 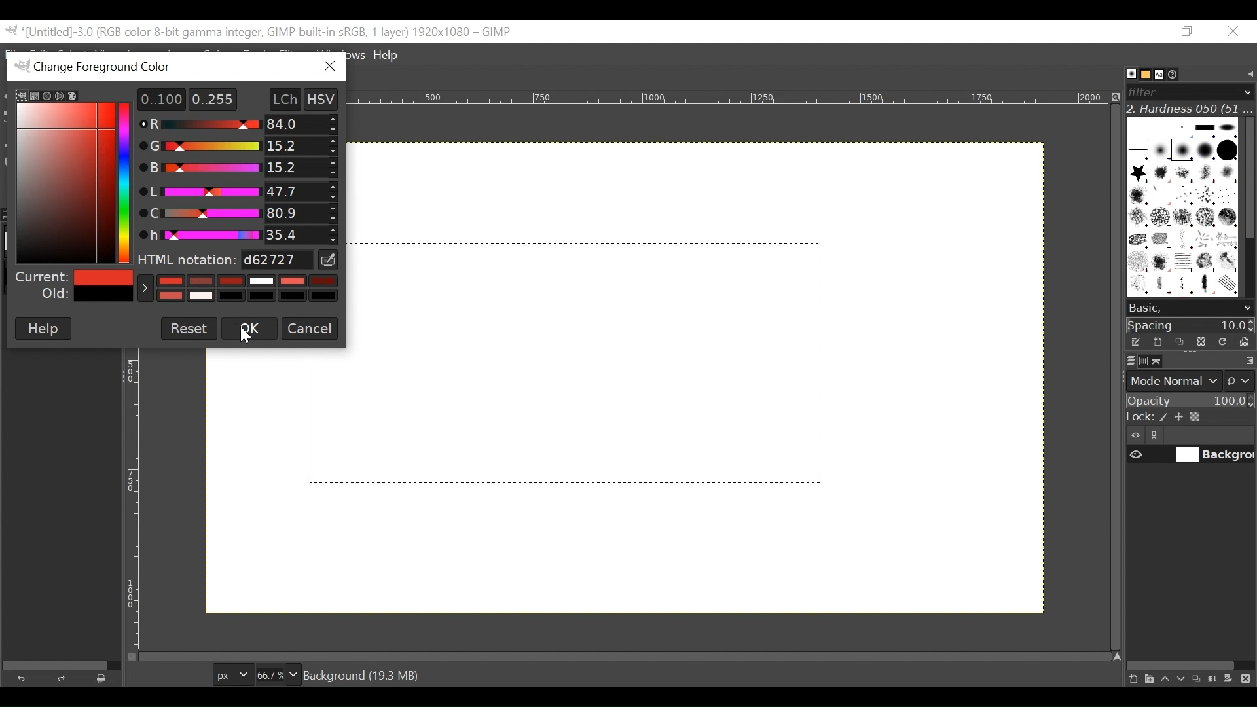 What do you see at coordinates (1179, 342) in the screenshot?
I see `Duplicate brush` at bounding box center [1179, 342].